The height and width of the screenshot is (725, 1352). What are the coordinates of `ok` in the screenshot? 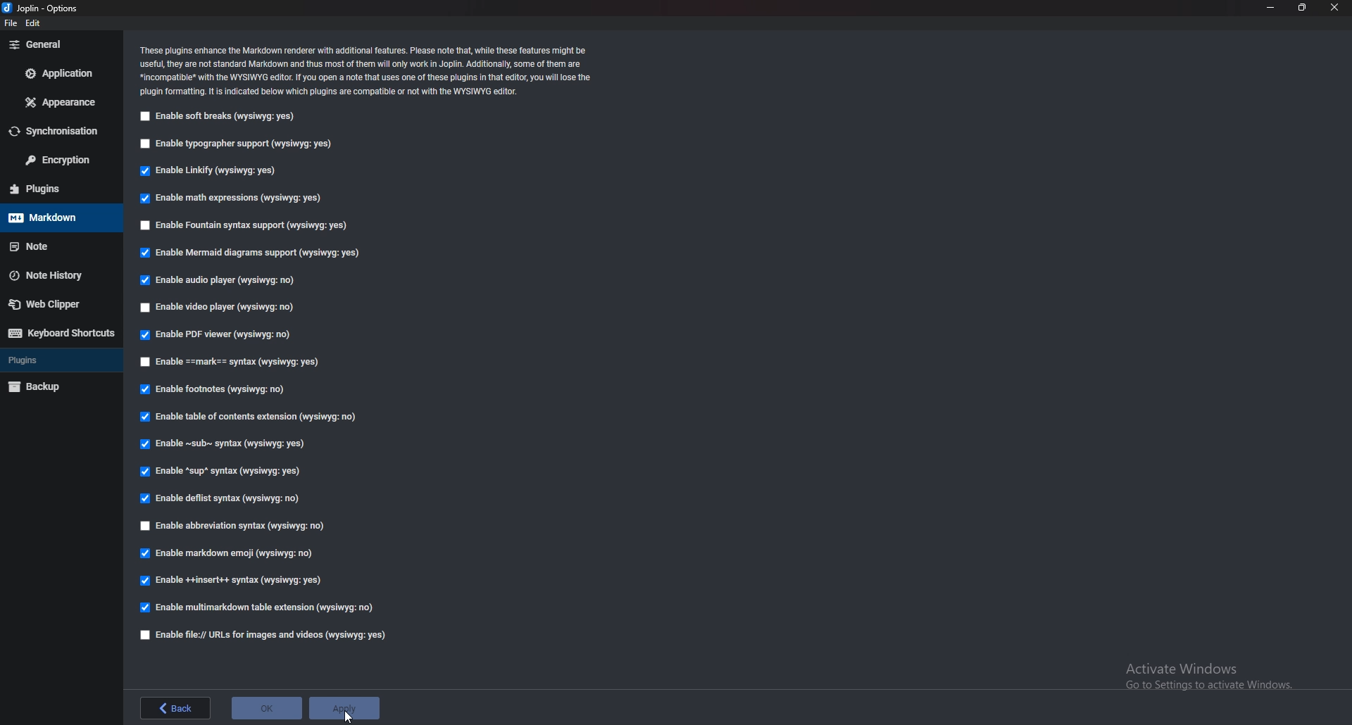 It's located at (267, 708).